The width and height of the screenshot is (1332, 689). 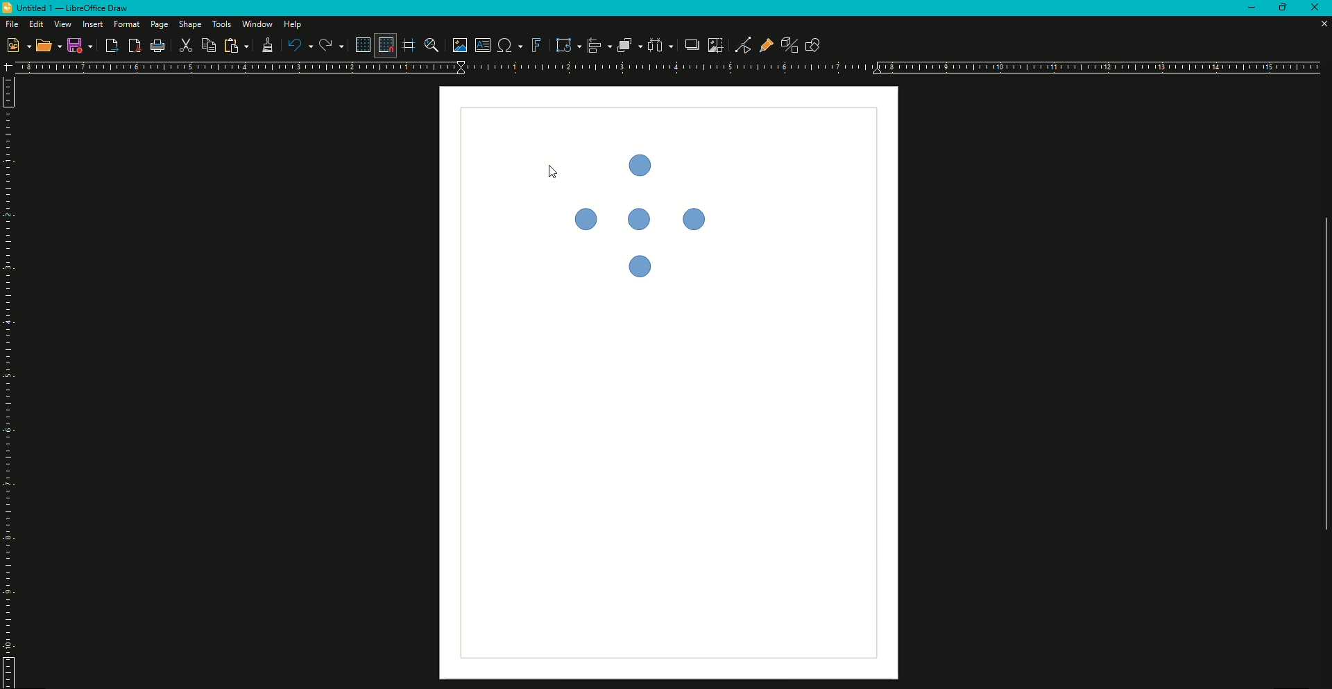 I want to click on Copy, so click(x=208, y=46).